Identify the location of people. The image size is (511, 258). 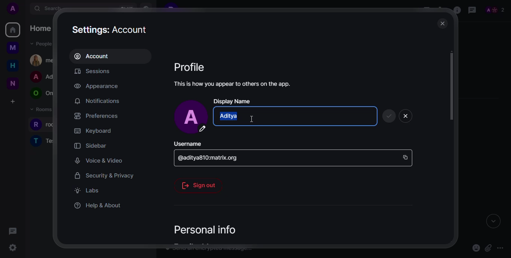
(42, 77).